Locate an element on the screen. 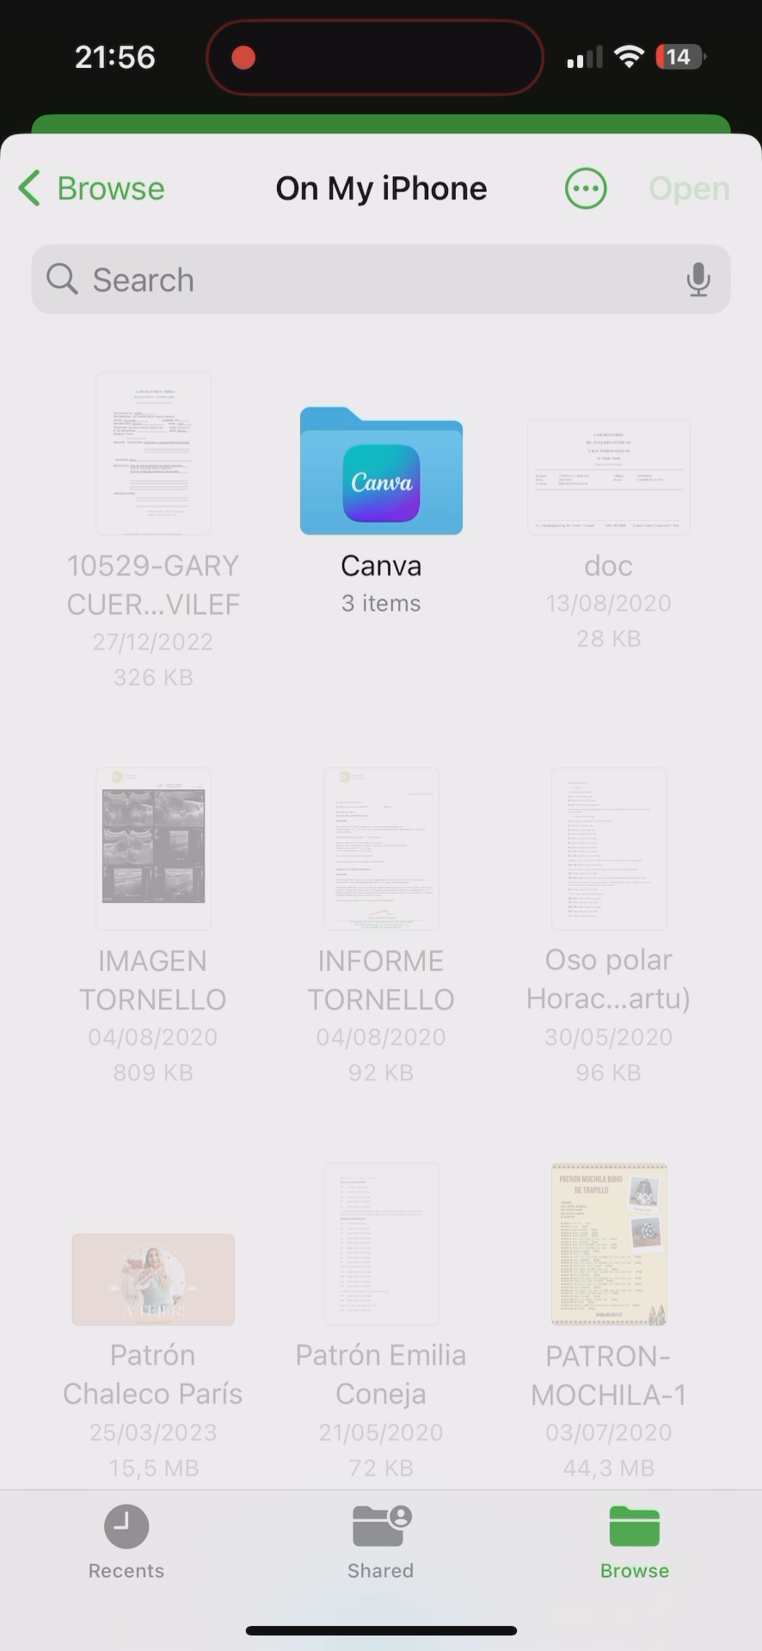  21:56 is located at coordinates (113, 60).